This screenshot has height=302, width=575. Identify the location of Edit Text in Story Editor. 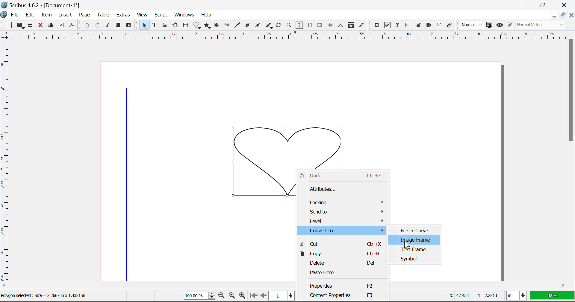
(310, 26).